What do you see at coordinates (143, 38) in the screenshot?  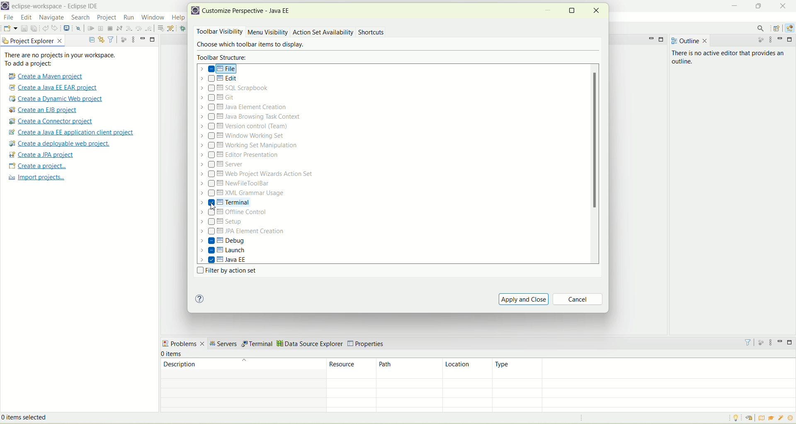 I see `minimize` at bounding box center [143, 38].